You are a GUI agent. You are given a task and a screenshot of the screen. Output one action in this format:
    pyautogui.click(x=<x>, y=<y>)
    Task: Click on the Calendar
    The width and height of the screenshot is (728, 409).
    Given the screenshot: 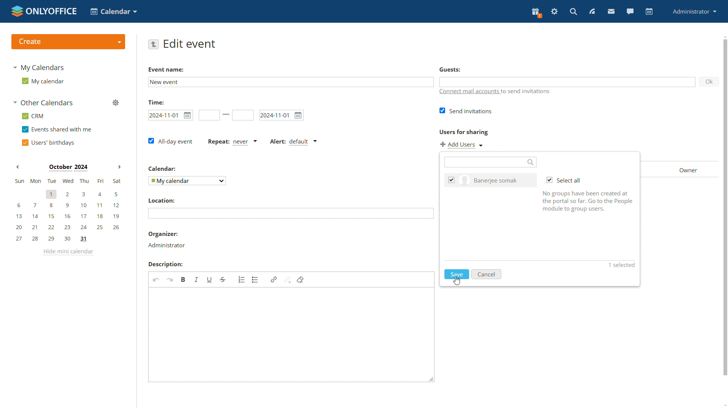 What is the action you would take?
    pyautogui.click(x=162, y=169)
    